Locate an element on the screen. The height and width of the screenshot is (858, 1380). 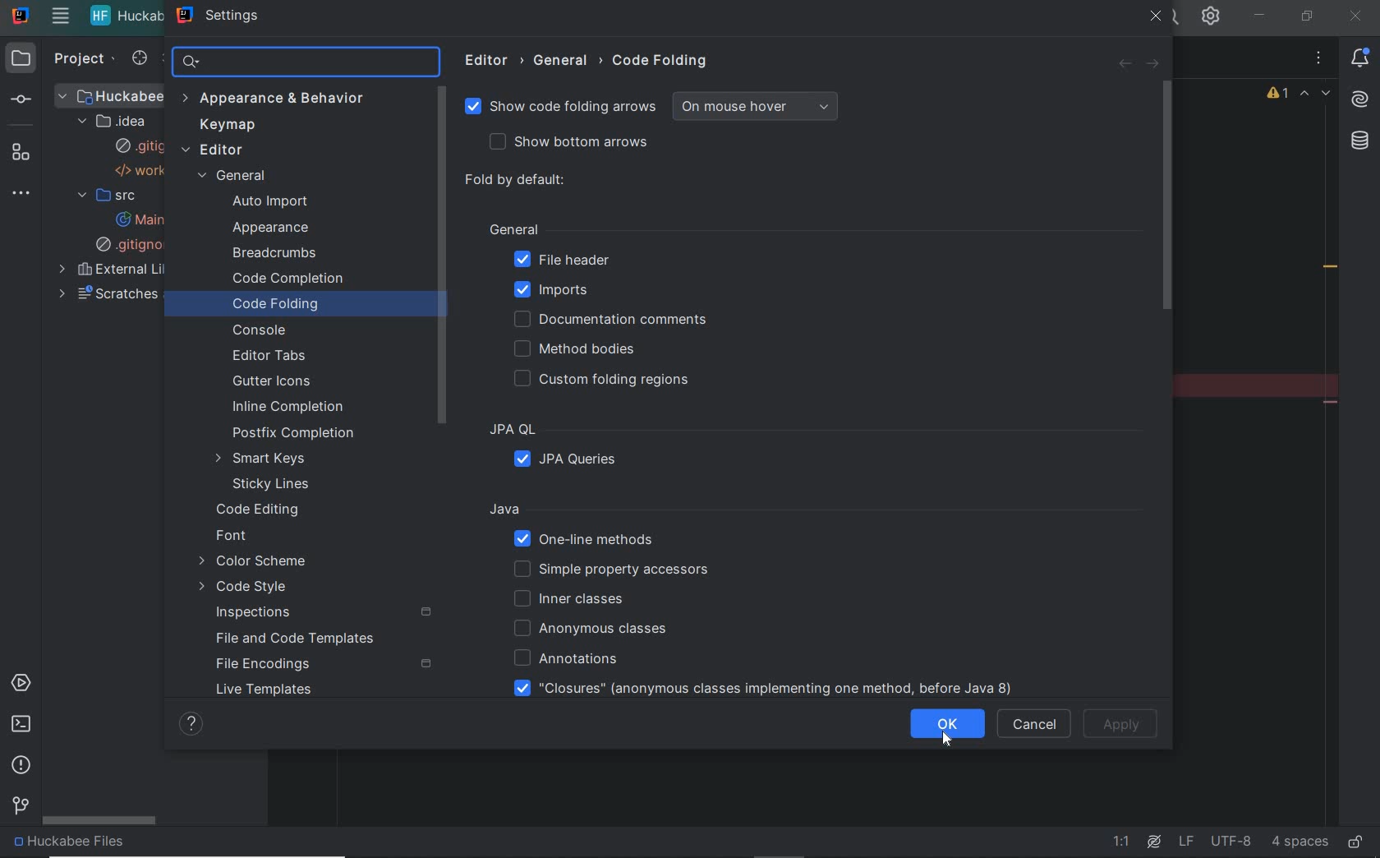
"closures" is located at coordinates (763, 688).